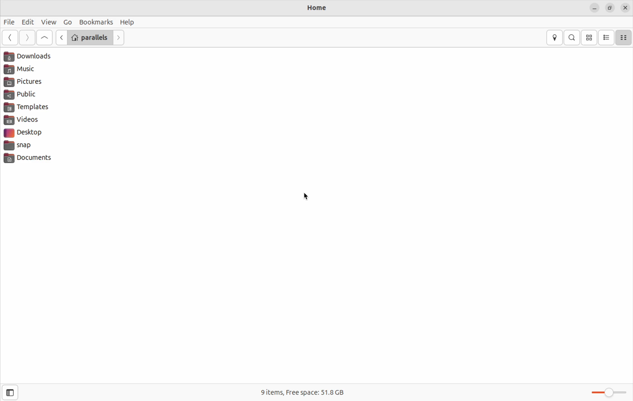 The width and height of the screenshot is (633, 401). I want to click on Home, so click(317, 8).